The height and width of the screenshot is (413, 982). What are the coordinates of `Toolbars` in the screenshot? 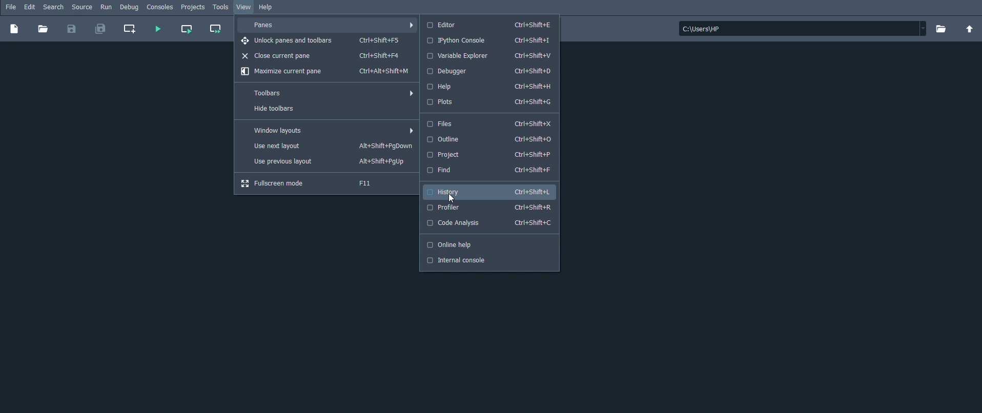 It's located at (328, 93).